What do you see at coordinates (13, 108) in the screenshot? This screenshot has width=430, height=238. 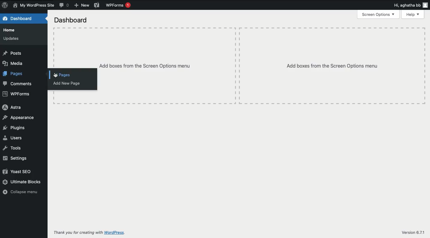 I see `Astra` at bounding box center [13, 108].